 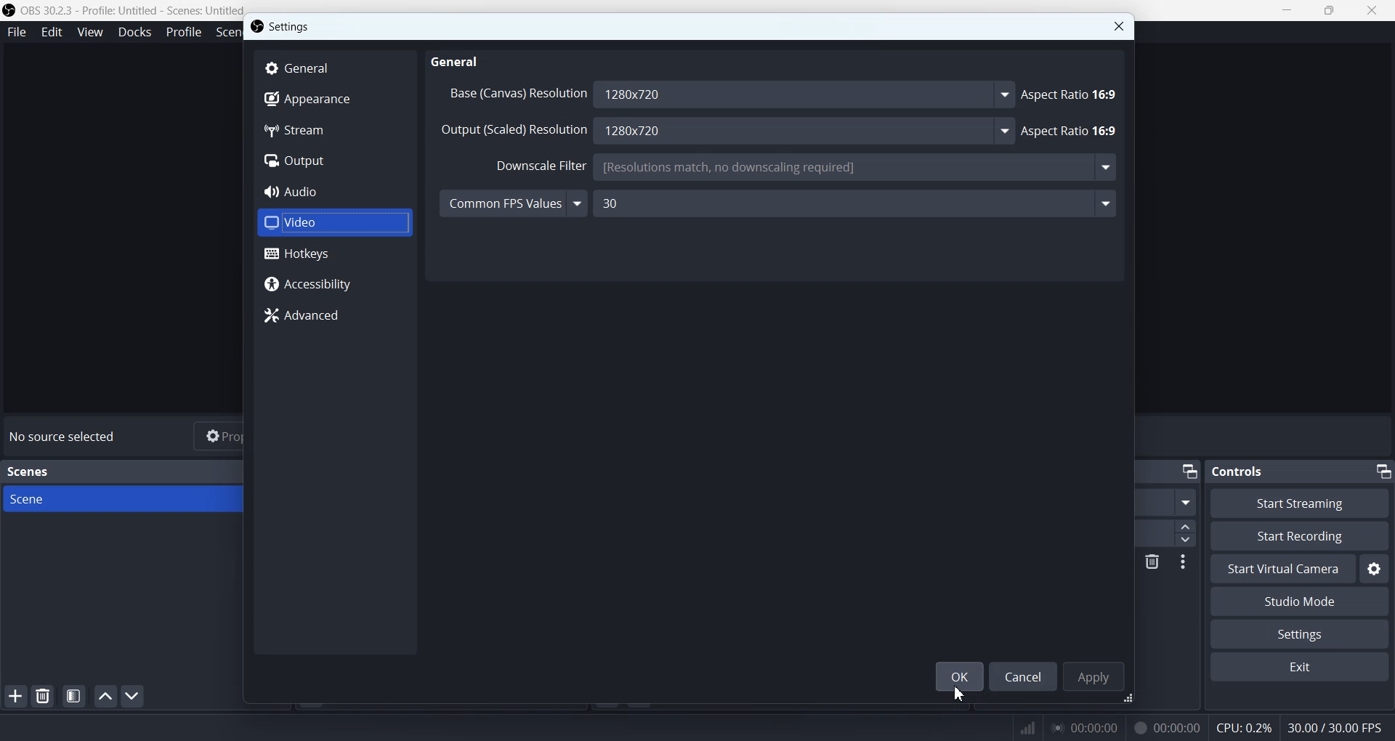 What do you see at coordinates (282, 26) in the screenshot?
I see `Settings` at bounding box center [282, 26].